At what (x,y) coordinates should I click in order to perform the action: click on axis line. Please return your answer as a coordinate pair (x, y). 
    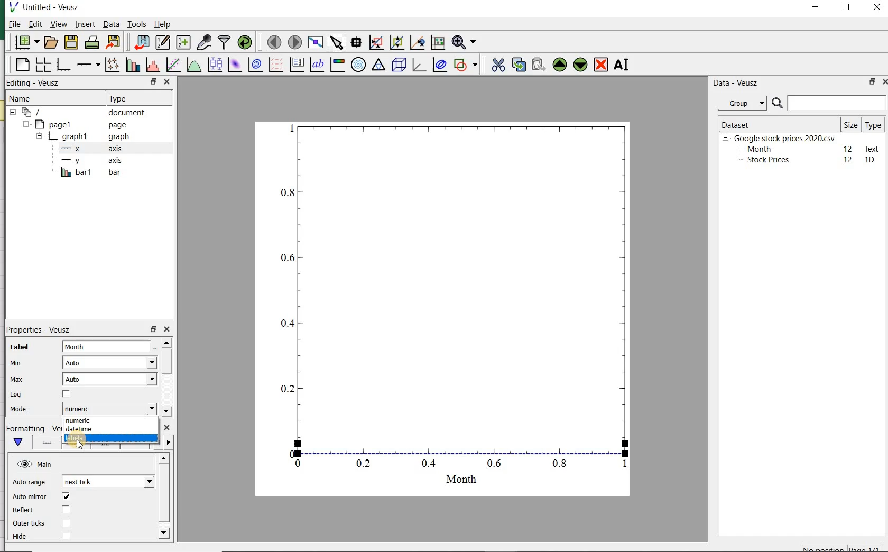
    Looking at the image, I should click on (44, 442).